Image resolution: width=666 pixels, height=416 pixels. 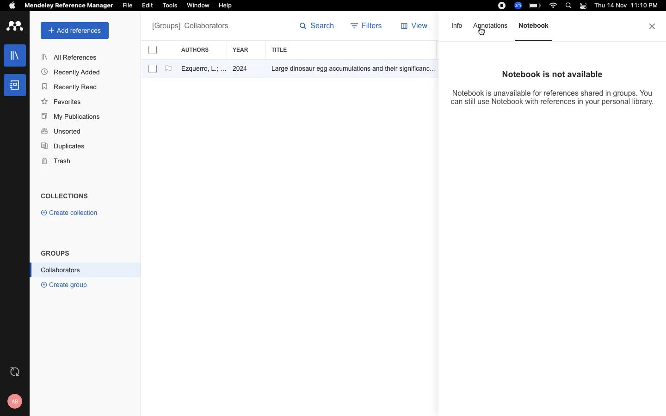 I want to click on Recently Added, so click(x=74, y=72).